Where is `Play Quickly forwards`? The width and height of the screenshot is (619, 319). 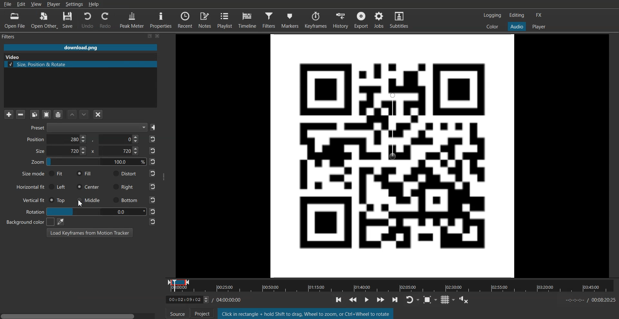 Play Quickly forwards is located at coordinates (381, 300).